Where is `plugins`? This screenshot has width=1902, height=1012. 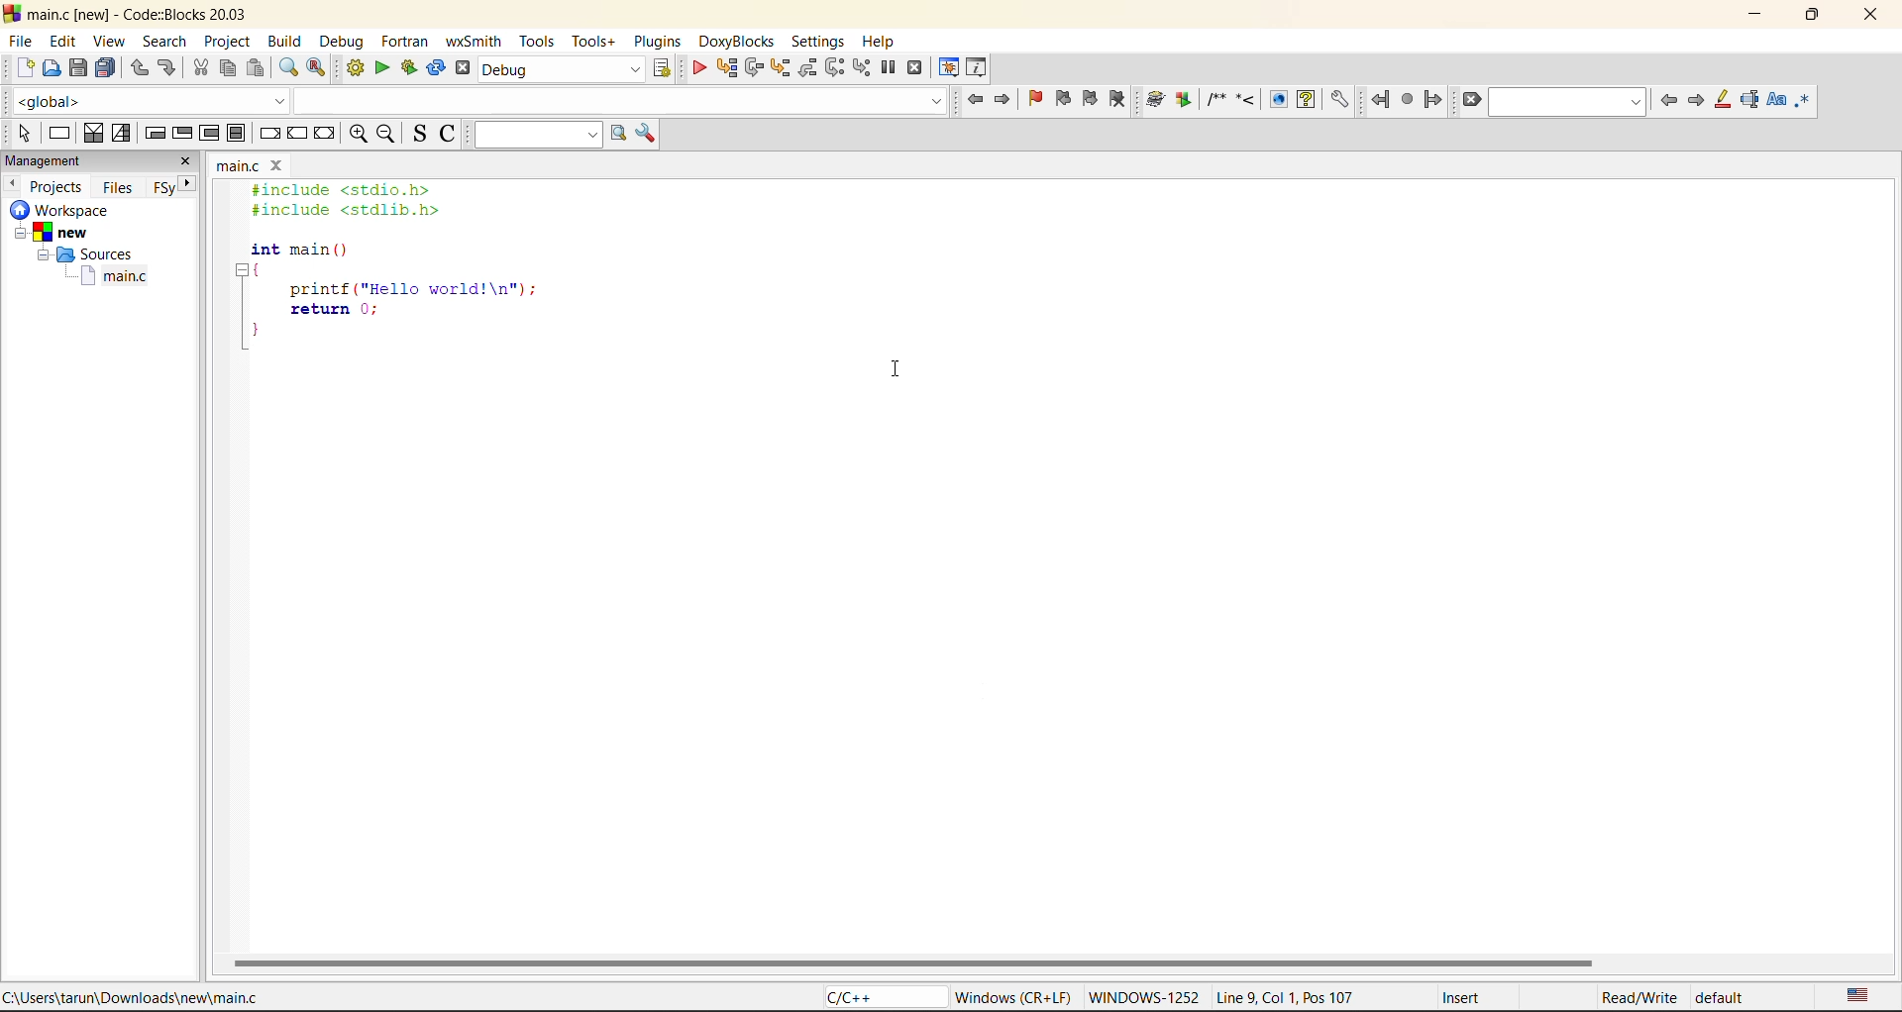 plugins is located at coordinates (657, 44).